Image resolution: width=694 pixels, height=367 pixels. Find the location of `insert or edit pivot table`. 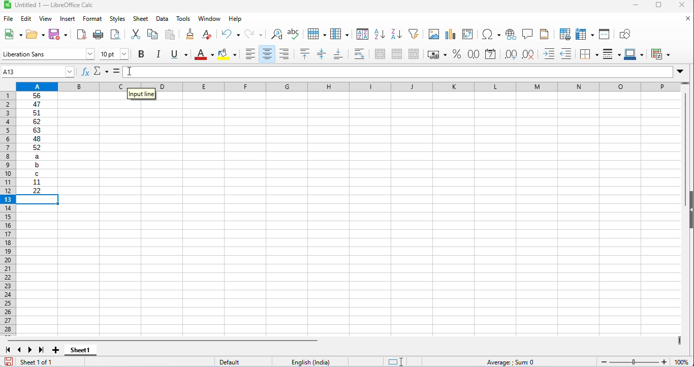

insert or edit pivot table is located at coordinates (468, 34).